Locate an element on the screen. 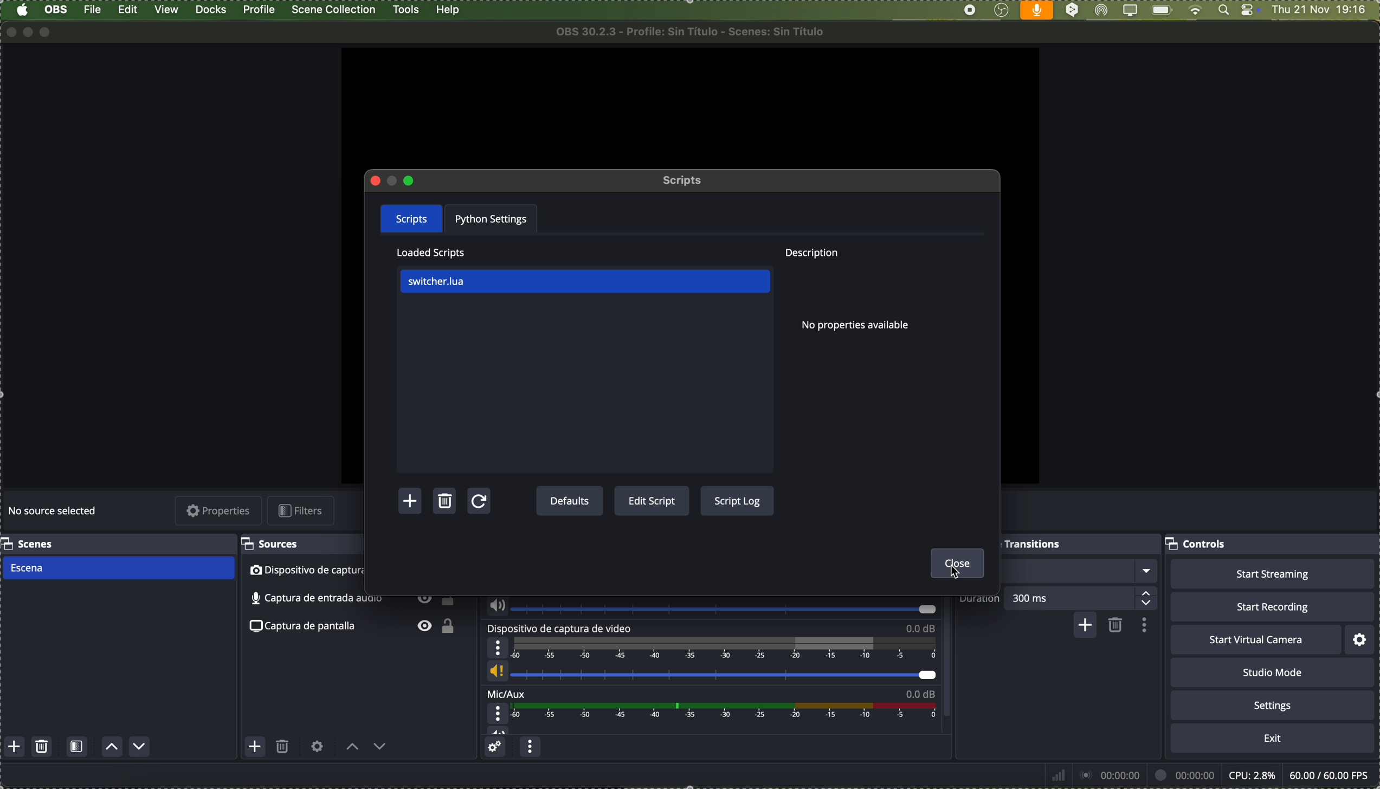 The width and height of the screenshot is (1380, 789). 300 ms is located at coordinates (1085, 597).